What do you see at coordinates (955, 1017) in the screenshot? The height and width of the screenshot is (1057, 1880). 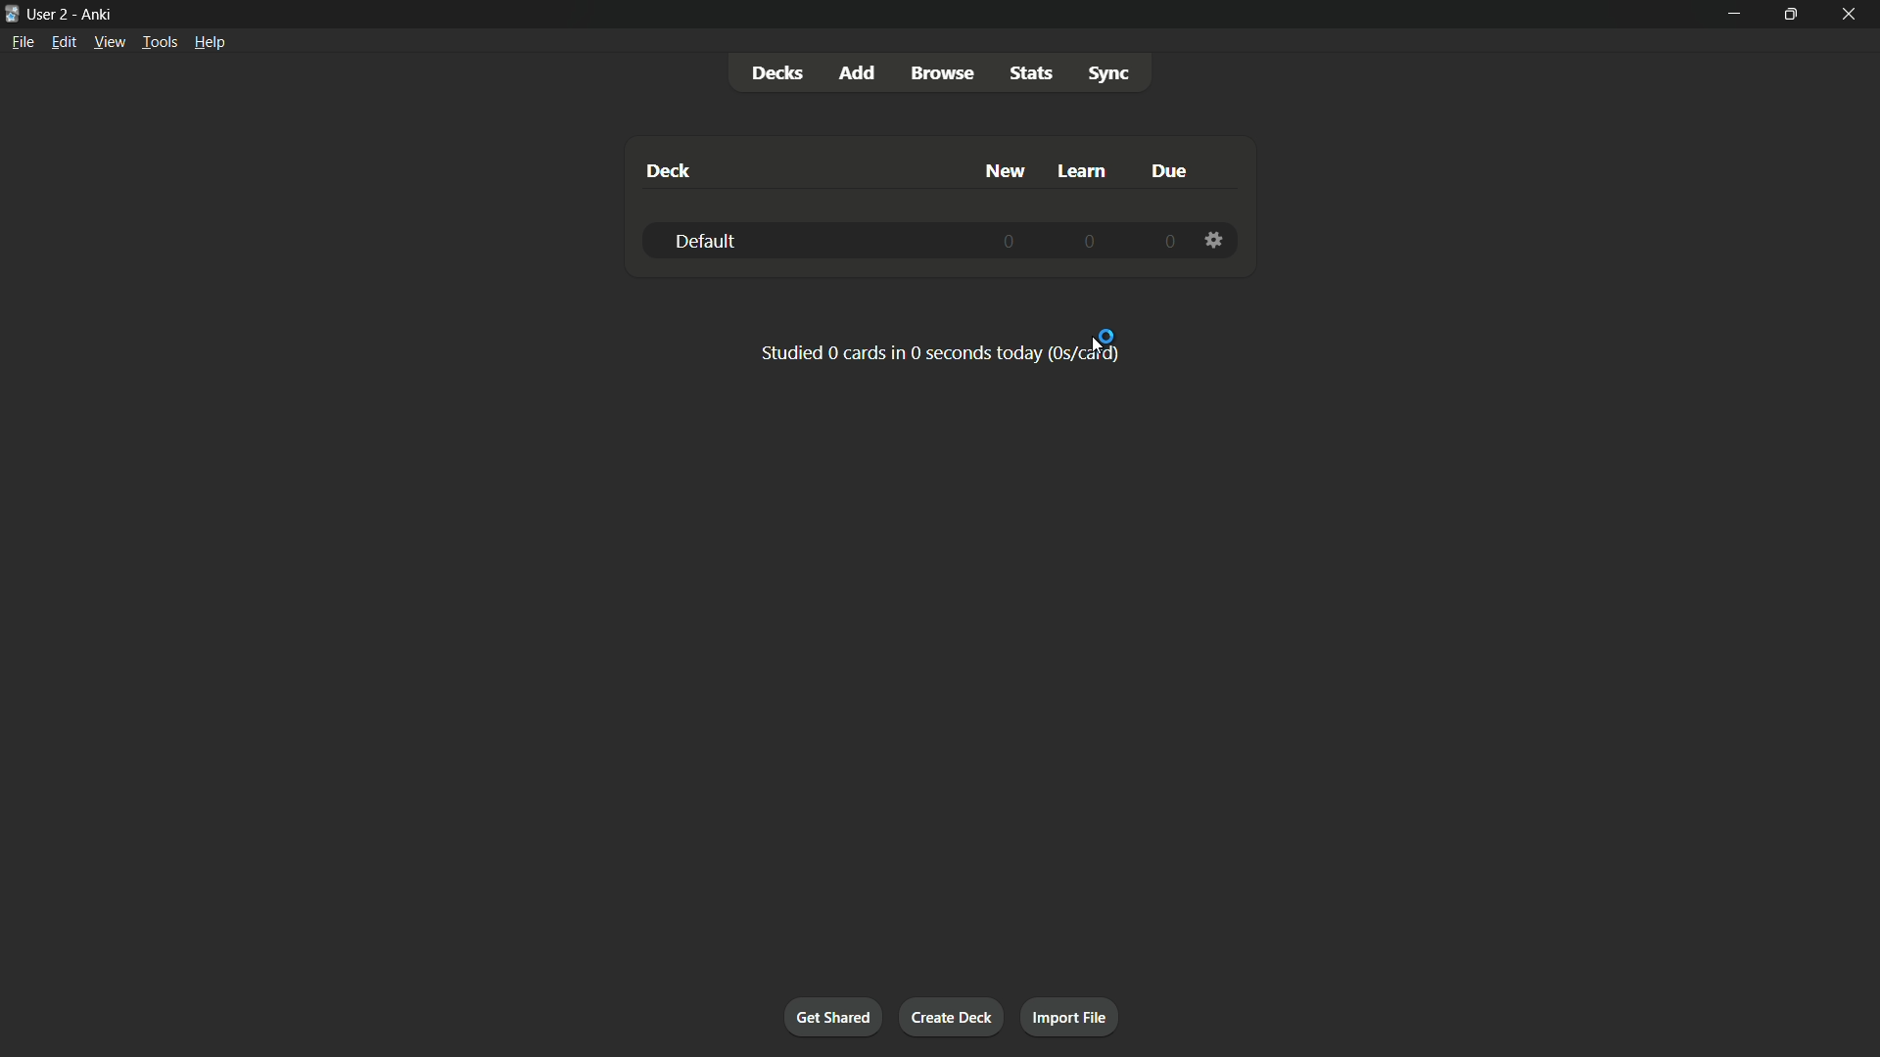 I see `Create deck` at bounding box center [955, 1017].